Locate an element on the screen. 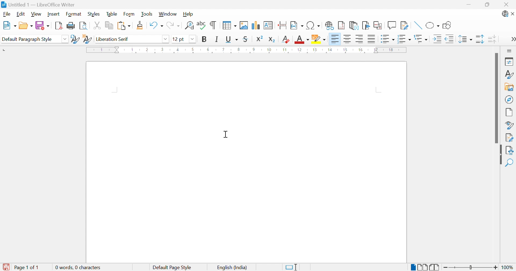  Window is located at coordinates (168, 14).